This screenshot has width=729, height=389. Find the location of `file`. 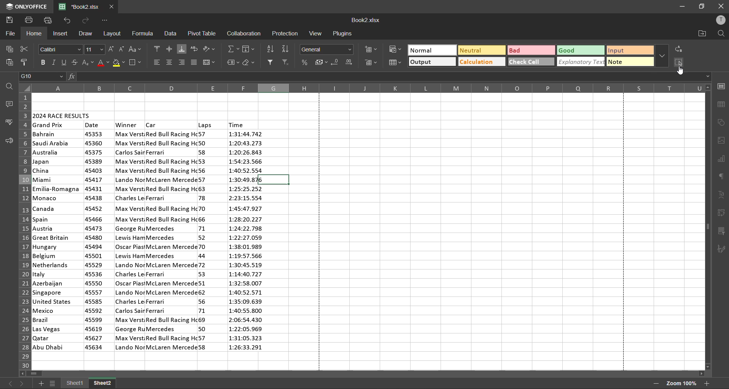

file is located at coordinates (11, 33).